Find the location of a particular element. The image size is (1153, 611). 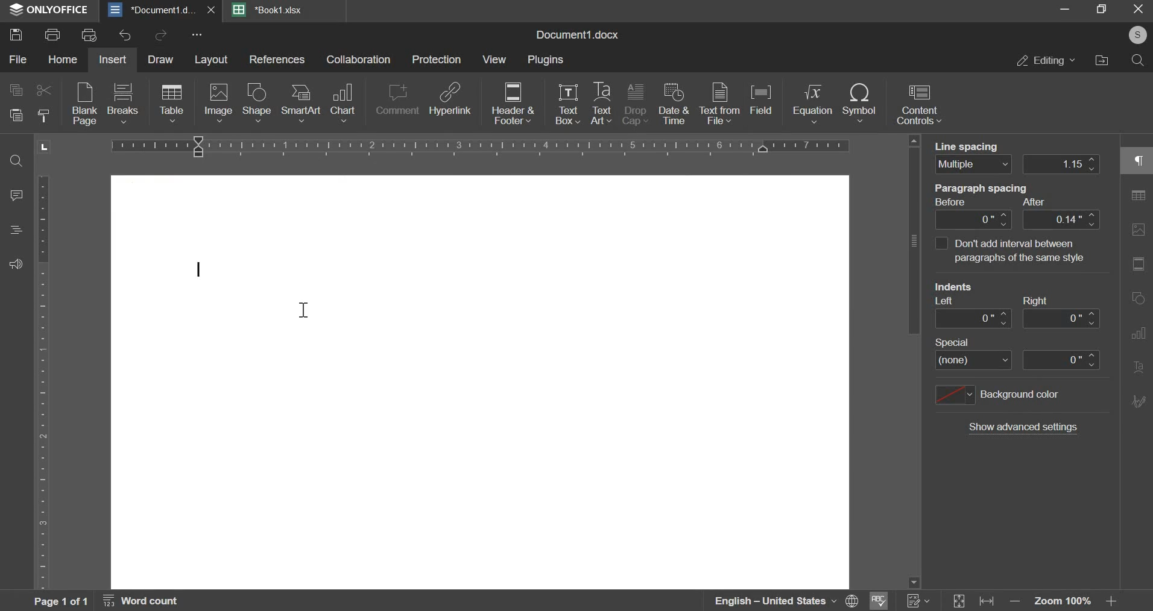

comment is located at coordinates (396, 102).